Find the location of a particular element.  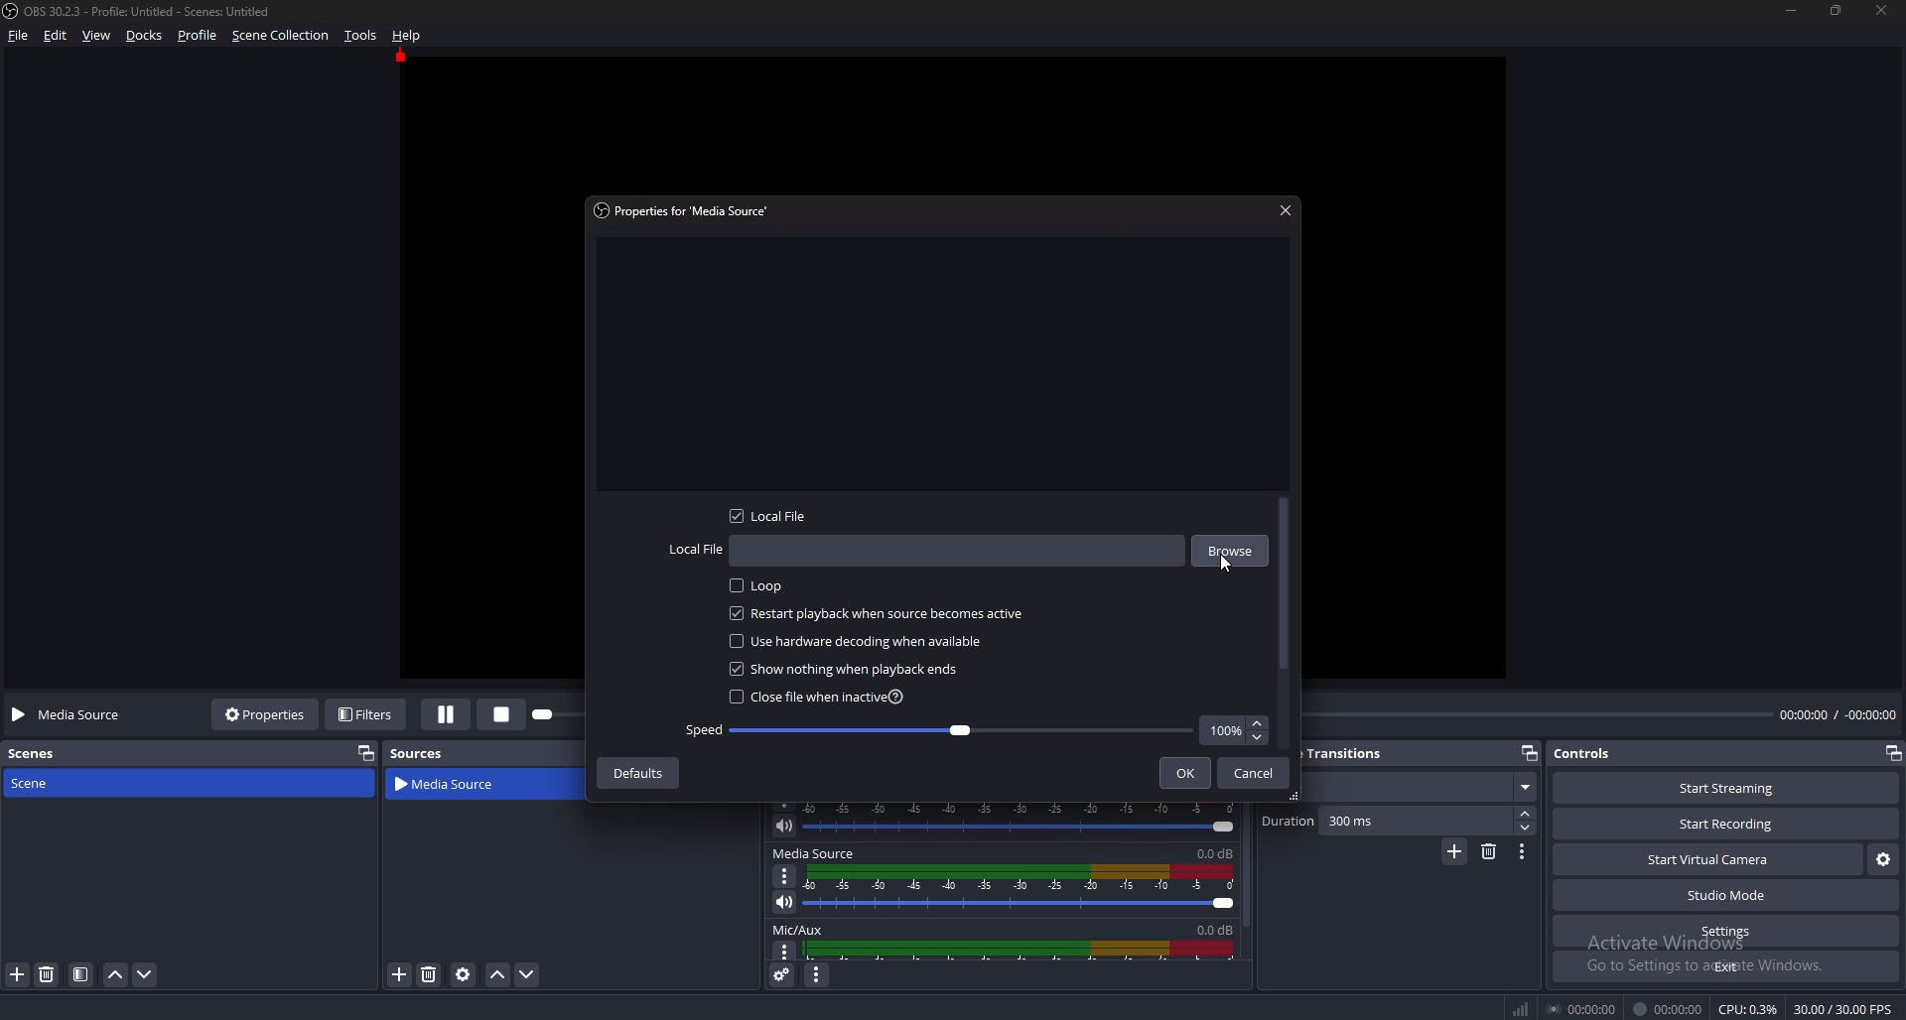

Resize is located at coordinates (1837, 9).